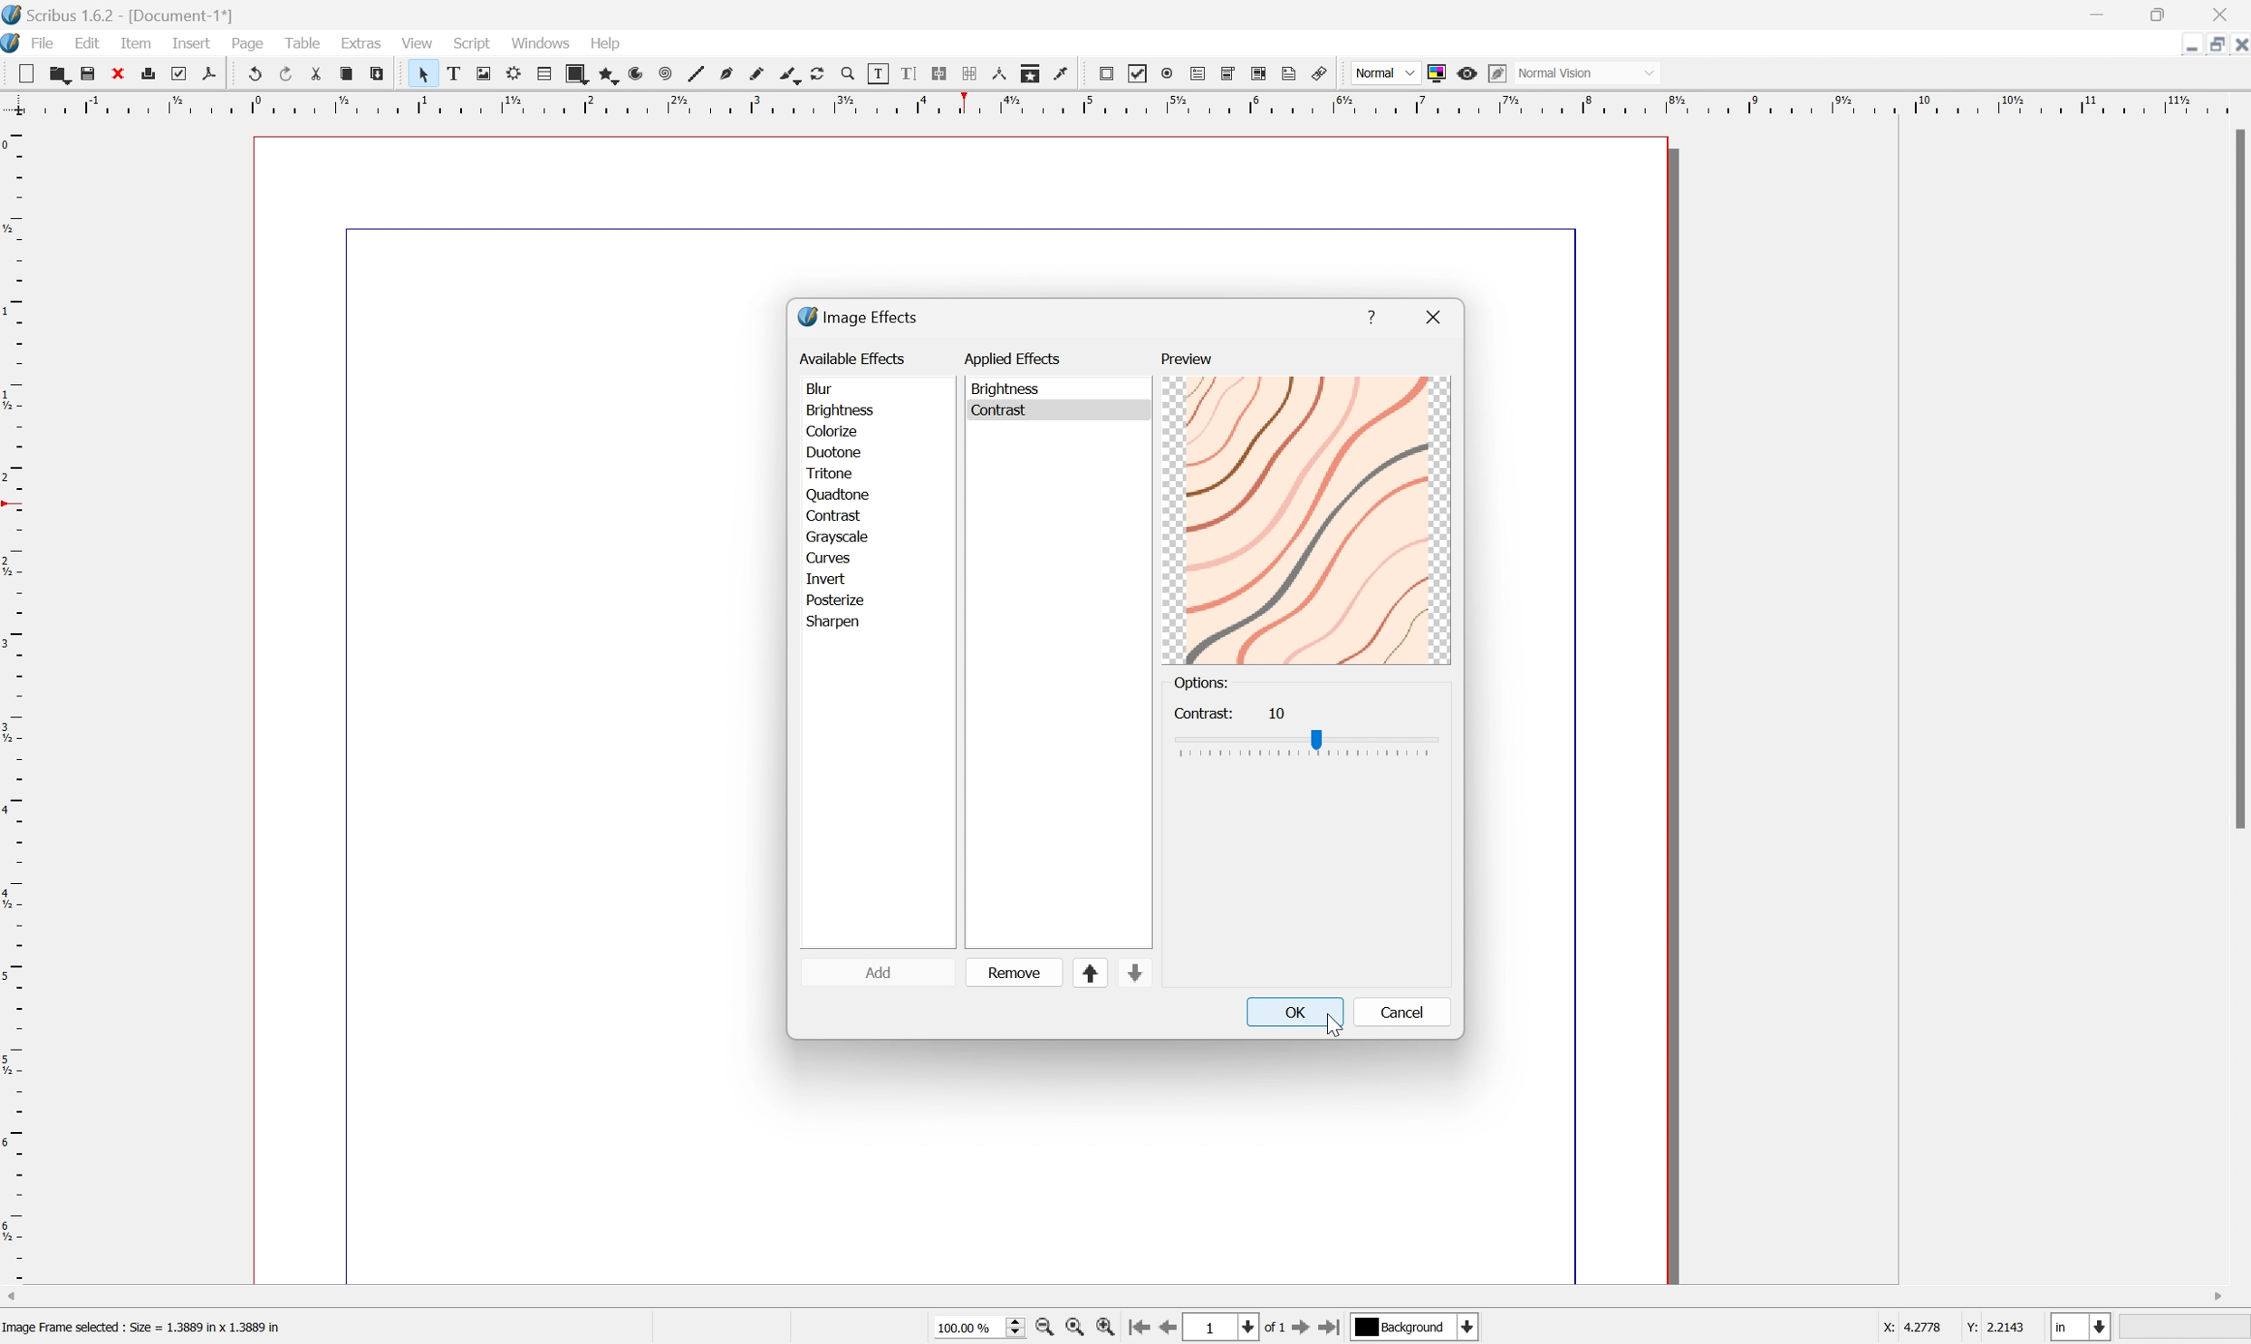 The height and width of the screenshot is (1344, 2251). Describe the element at coordinates (1109, 75) in the screenshot. I see `PDF push button` at that location.